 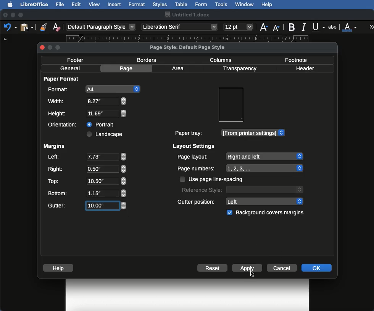 I want to click on Bottom, so click(x=87, y=193).